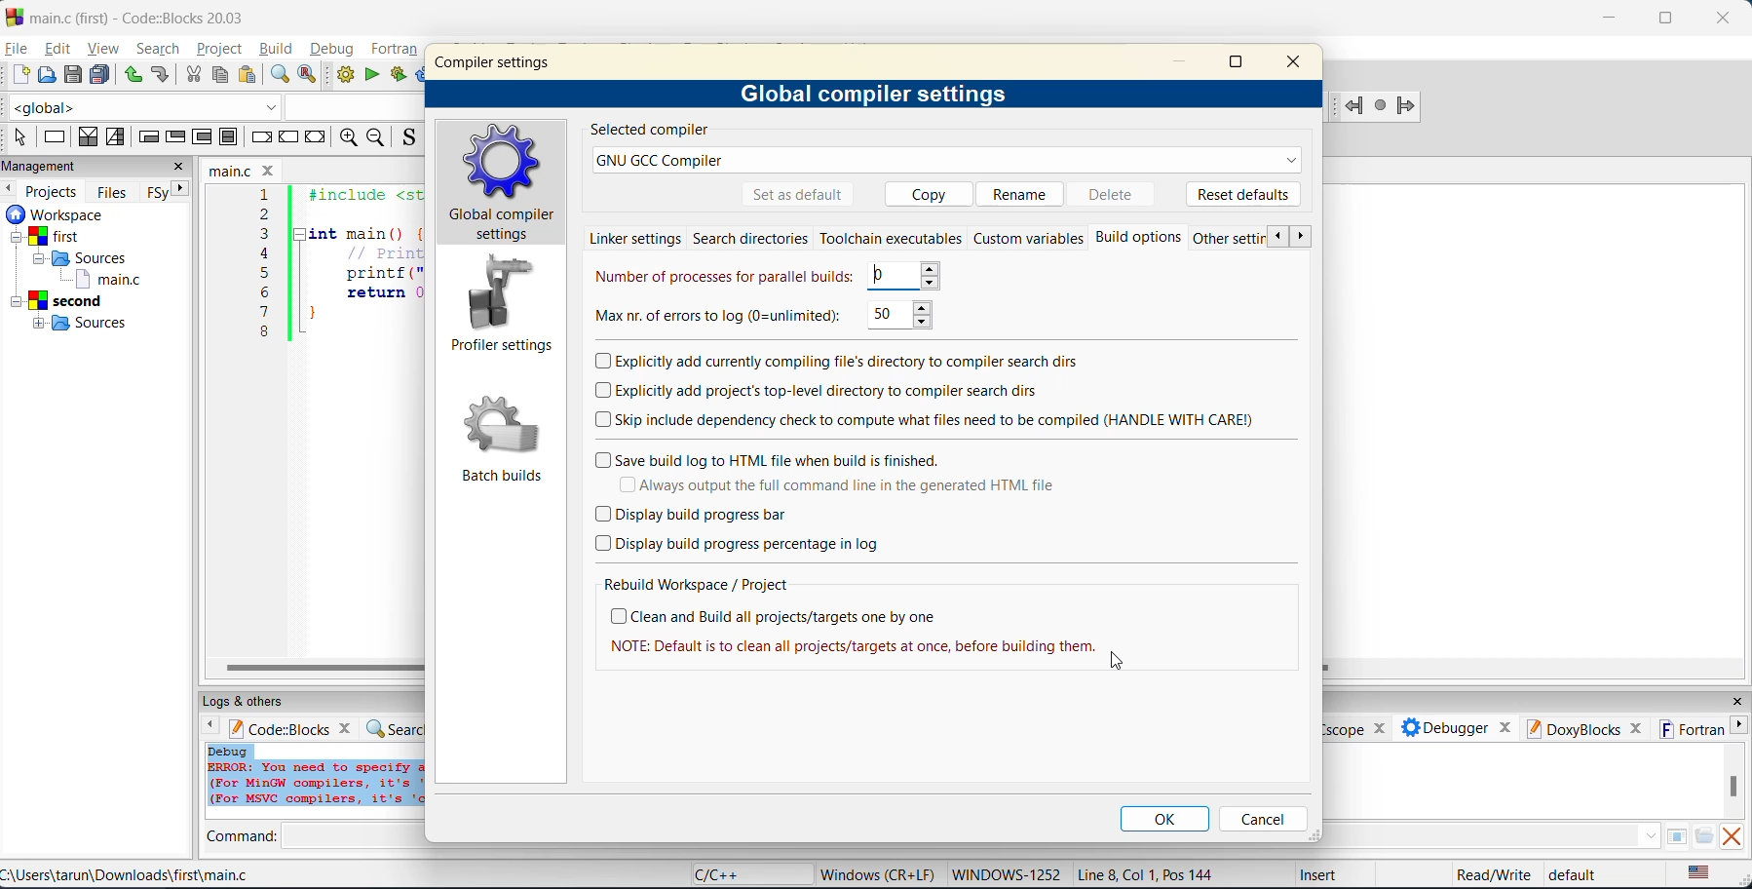 Image resolution: width=1752 pixels, height=889 pixels. I want to click on exit-condition loop, so click(178, 136).